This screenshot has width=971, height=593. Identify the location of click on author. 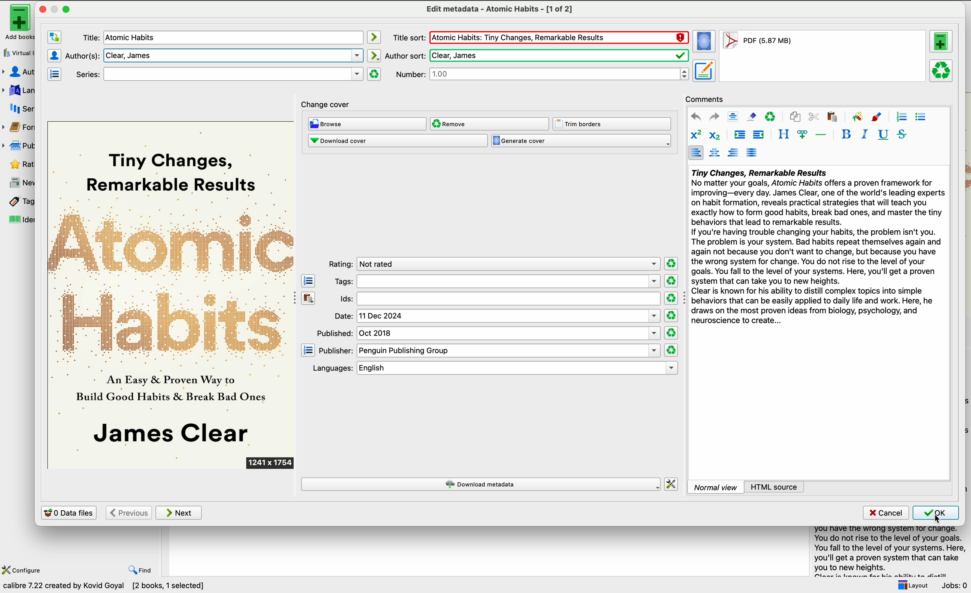
(89, 37).